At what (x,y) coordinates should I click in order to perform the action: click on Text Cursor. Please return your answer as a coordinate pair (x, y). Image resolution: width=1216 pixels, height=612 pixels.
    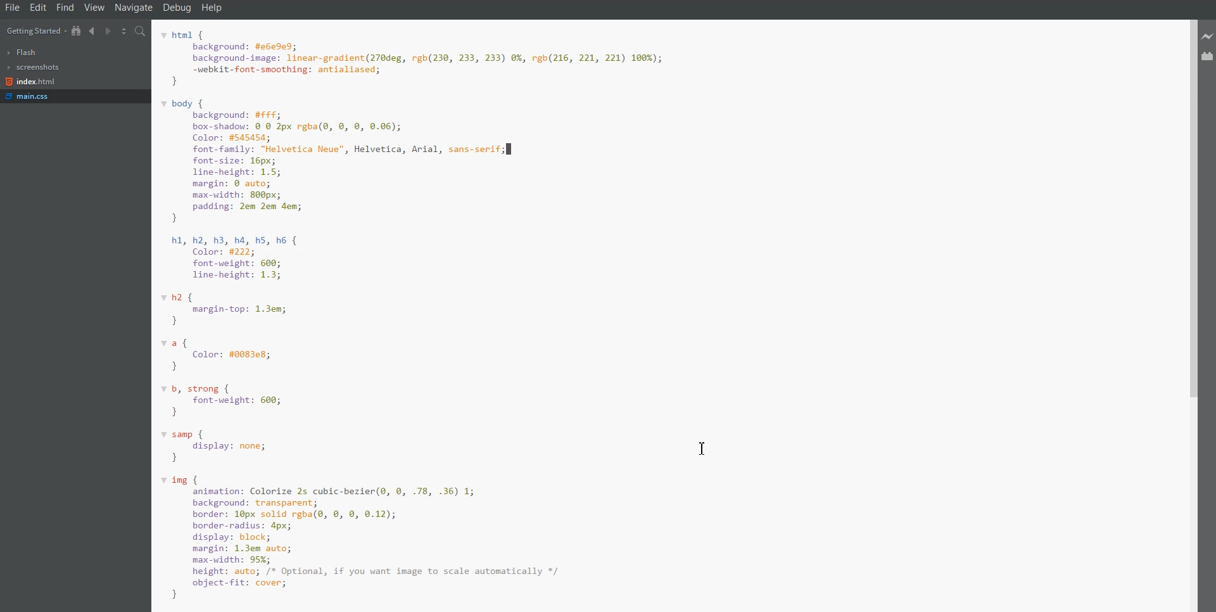
    Looking at the image, I should click on (702, 449).